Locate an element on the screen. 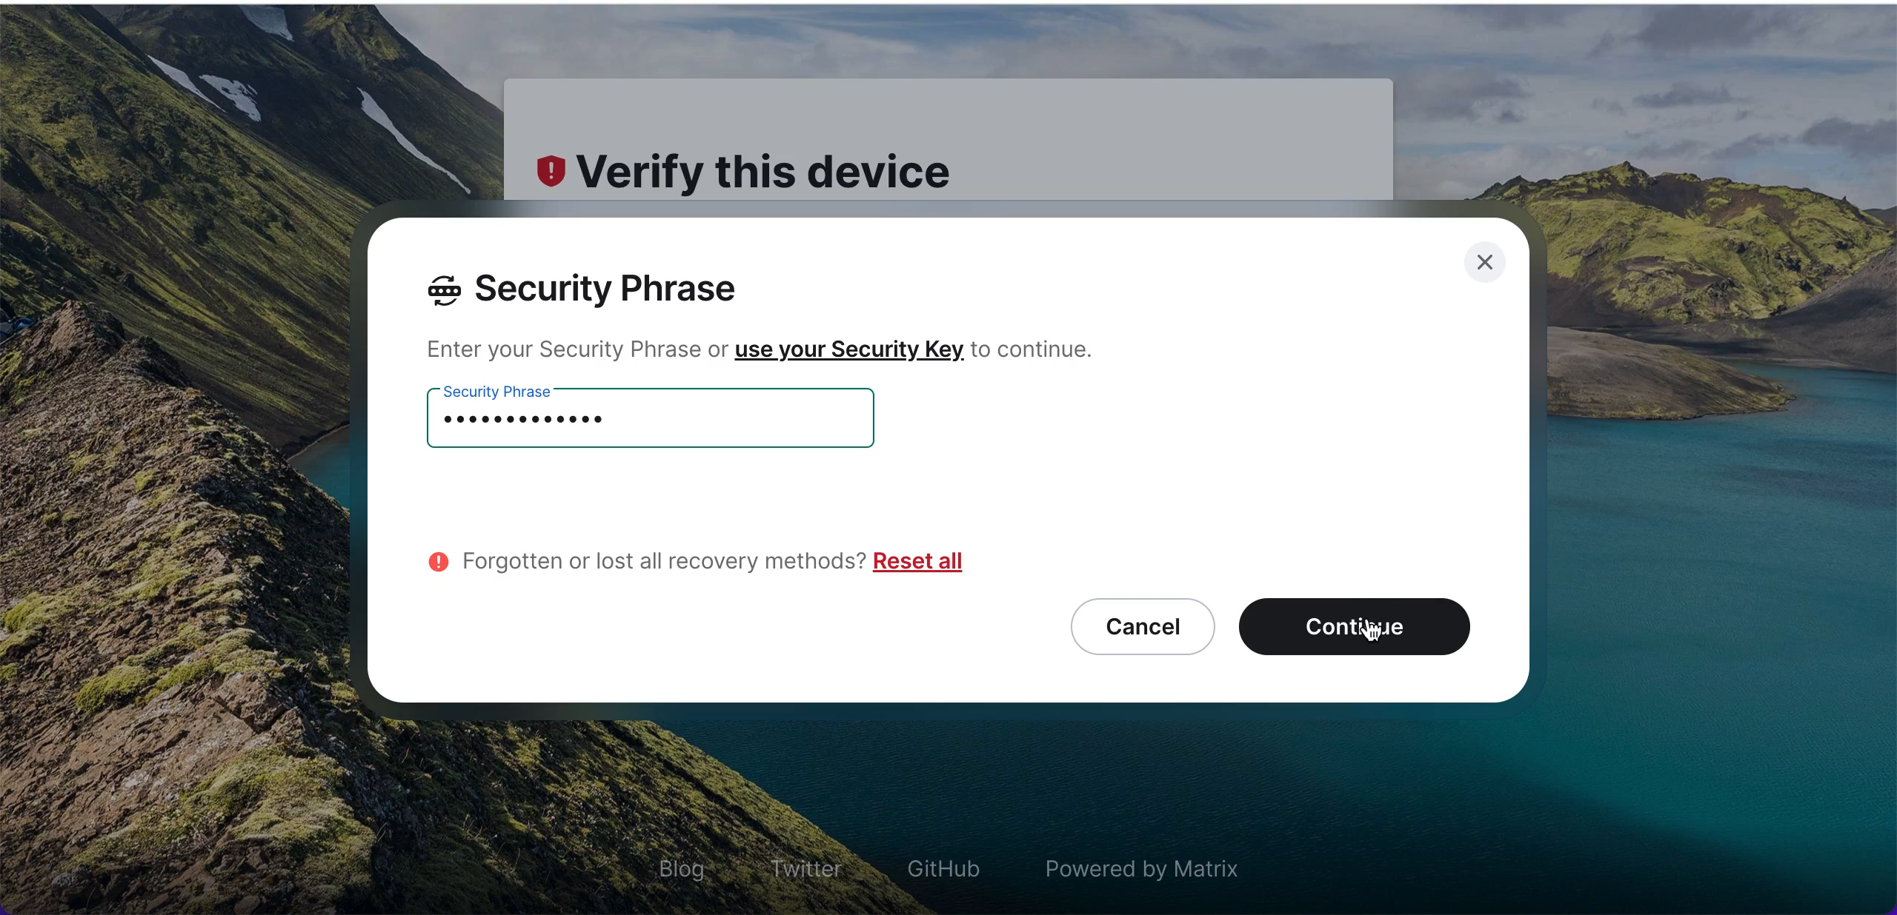  use your security key is located at coordinates (848, 349).